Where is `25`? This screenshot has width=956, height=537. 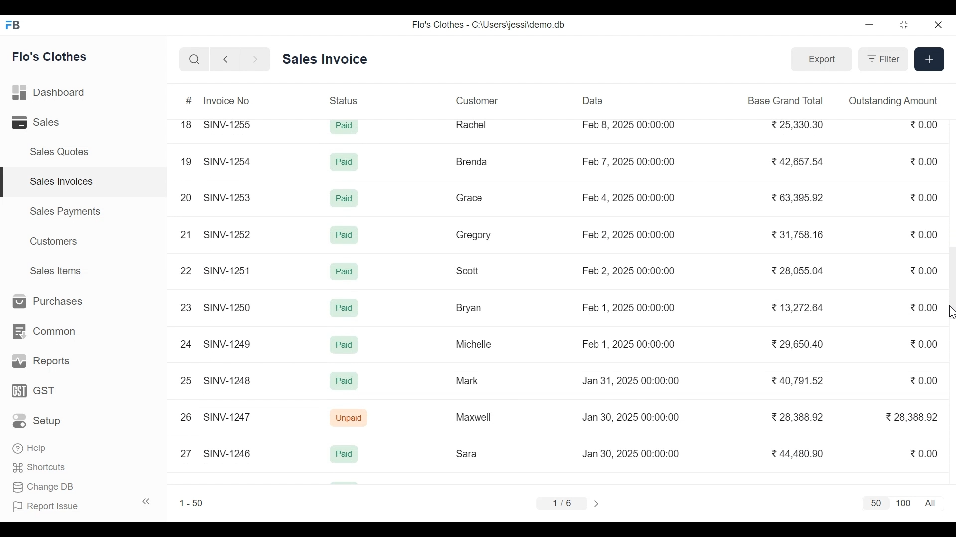 25 is located at coordinates (186, 380).